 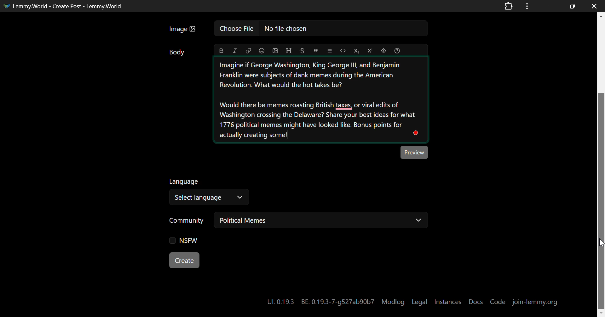 What do you see at coordinates (343, 50) in the screenshot?
I see `Code` at bounding box center [343, 50].